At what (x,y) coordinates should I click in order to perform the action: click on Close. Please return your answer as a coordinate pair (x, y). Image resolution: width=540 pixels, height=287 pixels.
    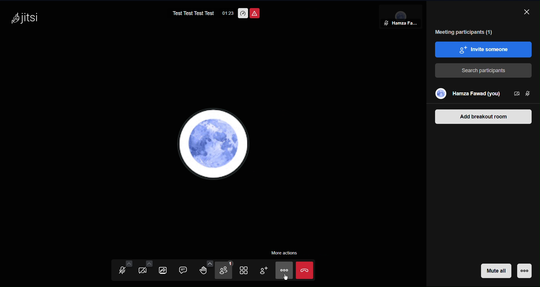
    Looking at the image, I should click on (528, 12).